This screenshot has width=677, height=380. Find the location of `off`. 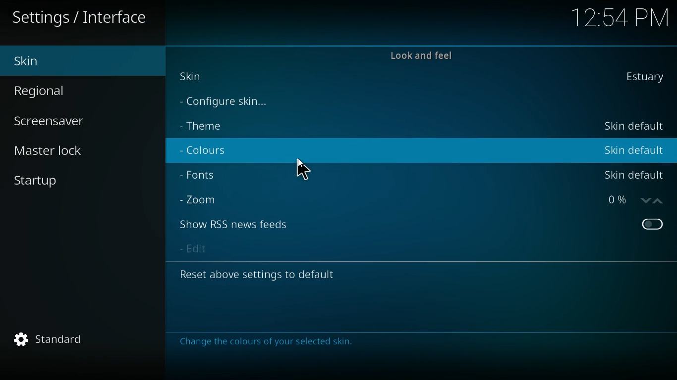

off is located at coordinates (652, 224).